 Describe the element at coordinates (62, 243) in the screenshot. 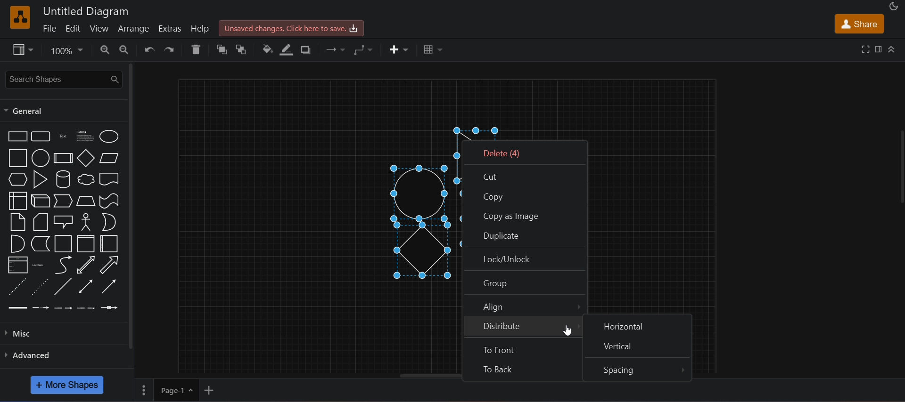

I see `container` at that location.